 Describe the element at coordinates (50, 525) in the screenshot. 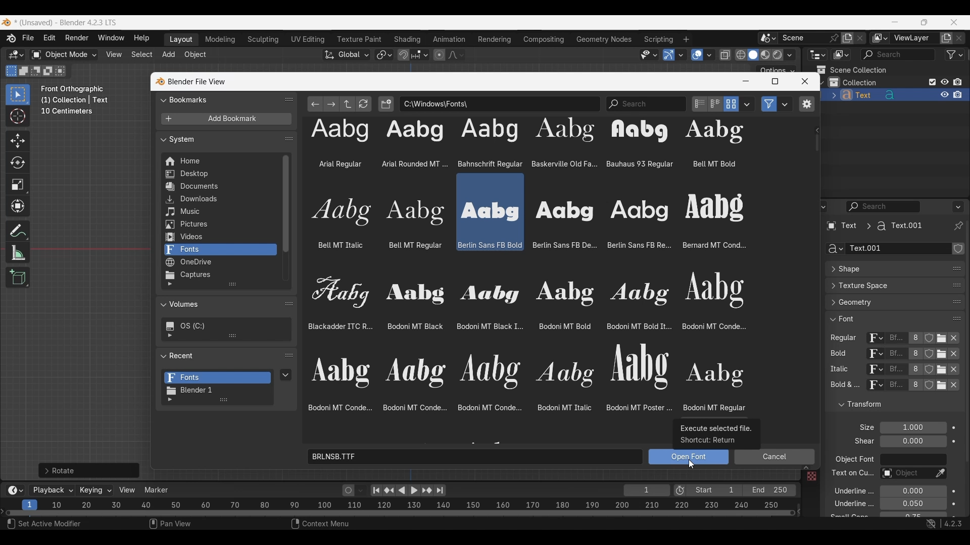

I see `Select` at that location.